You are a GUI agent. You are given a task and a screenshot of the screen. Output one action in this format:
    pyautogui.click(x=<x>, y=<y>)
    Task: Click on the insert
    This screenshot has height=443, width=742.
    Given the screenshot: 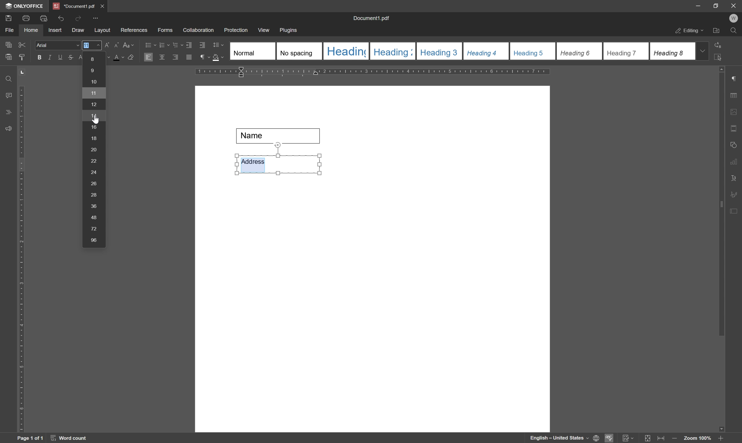 What is the action you would take?
    pyautogui.click(x=55, y=30)
    